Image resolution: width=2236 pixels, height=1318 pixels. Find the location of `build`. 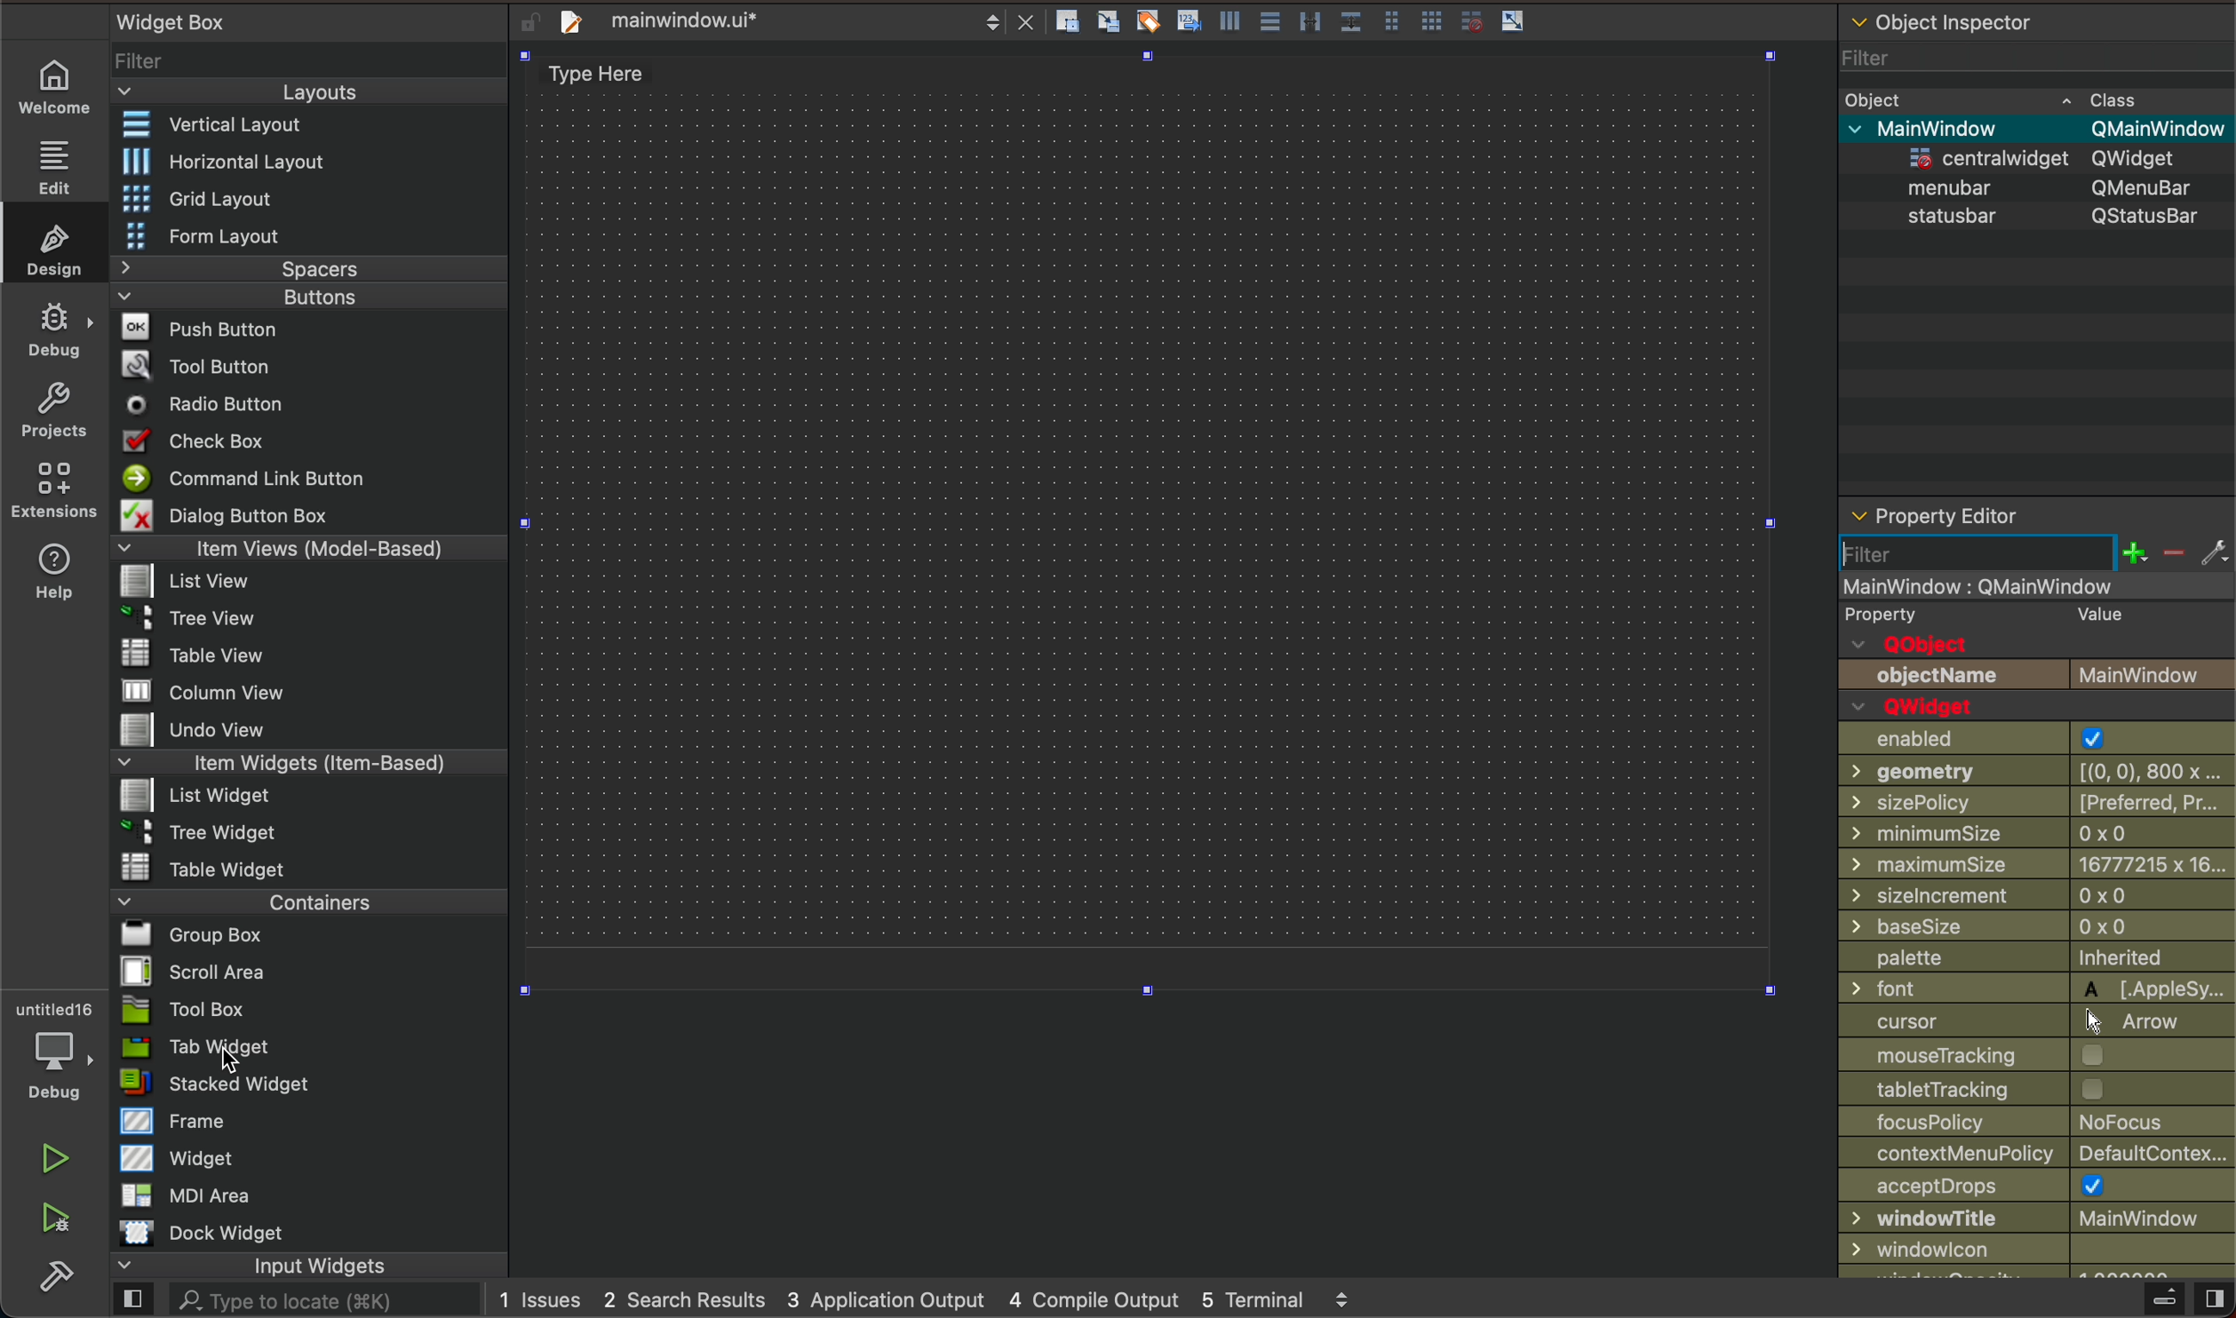

build is located at coordinates (65, 1280).